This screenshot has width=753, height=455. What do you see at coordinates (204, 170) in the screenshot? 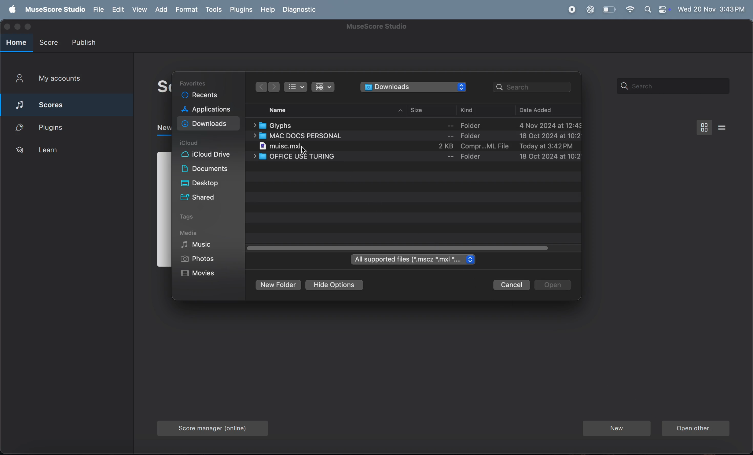
I see `documents` at bounding box center [204, 170].